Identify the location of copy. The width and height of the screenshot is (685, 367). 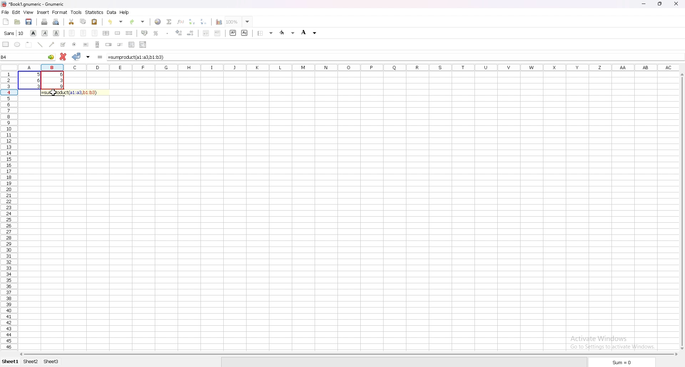
(83, 22).